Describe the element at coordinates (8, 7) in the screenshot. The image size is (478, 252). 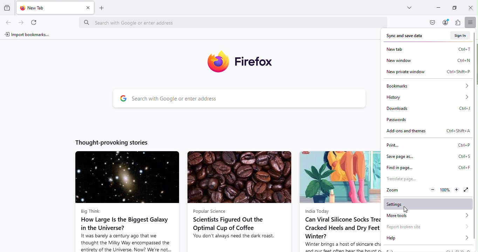
I see `View recent browsing across windows and devices` at that location.